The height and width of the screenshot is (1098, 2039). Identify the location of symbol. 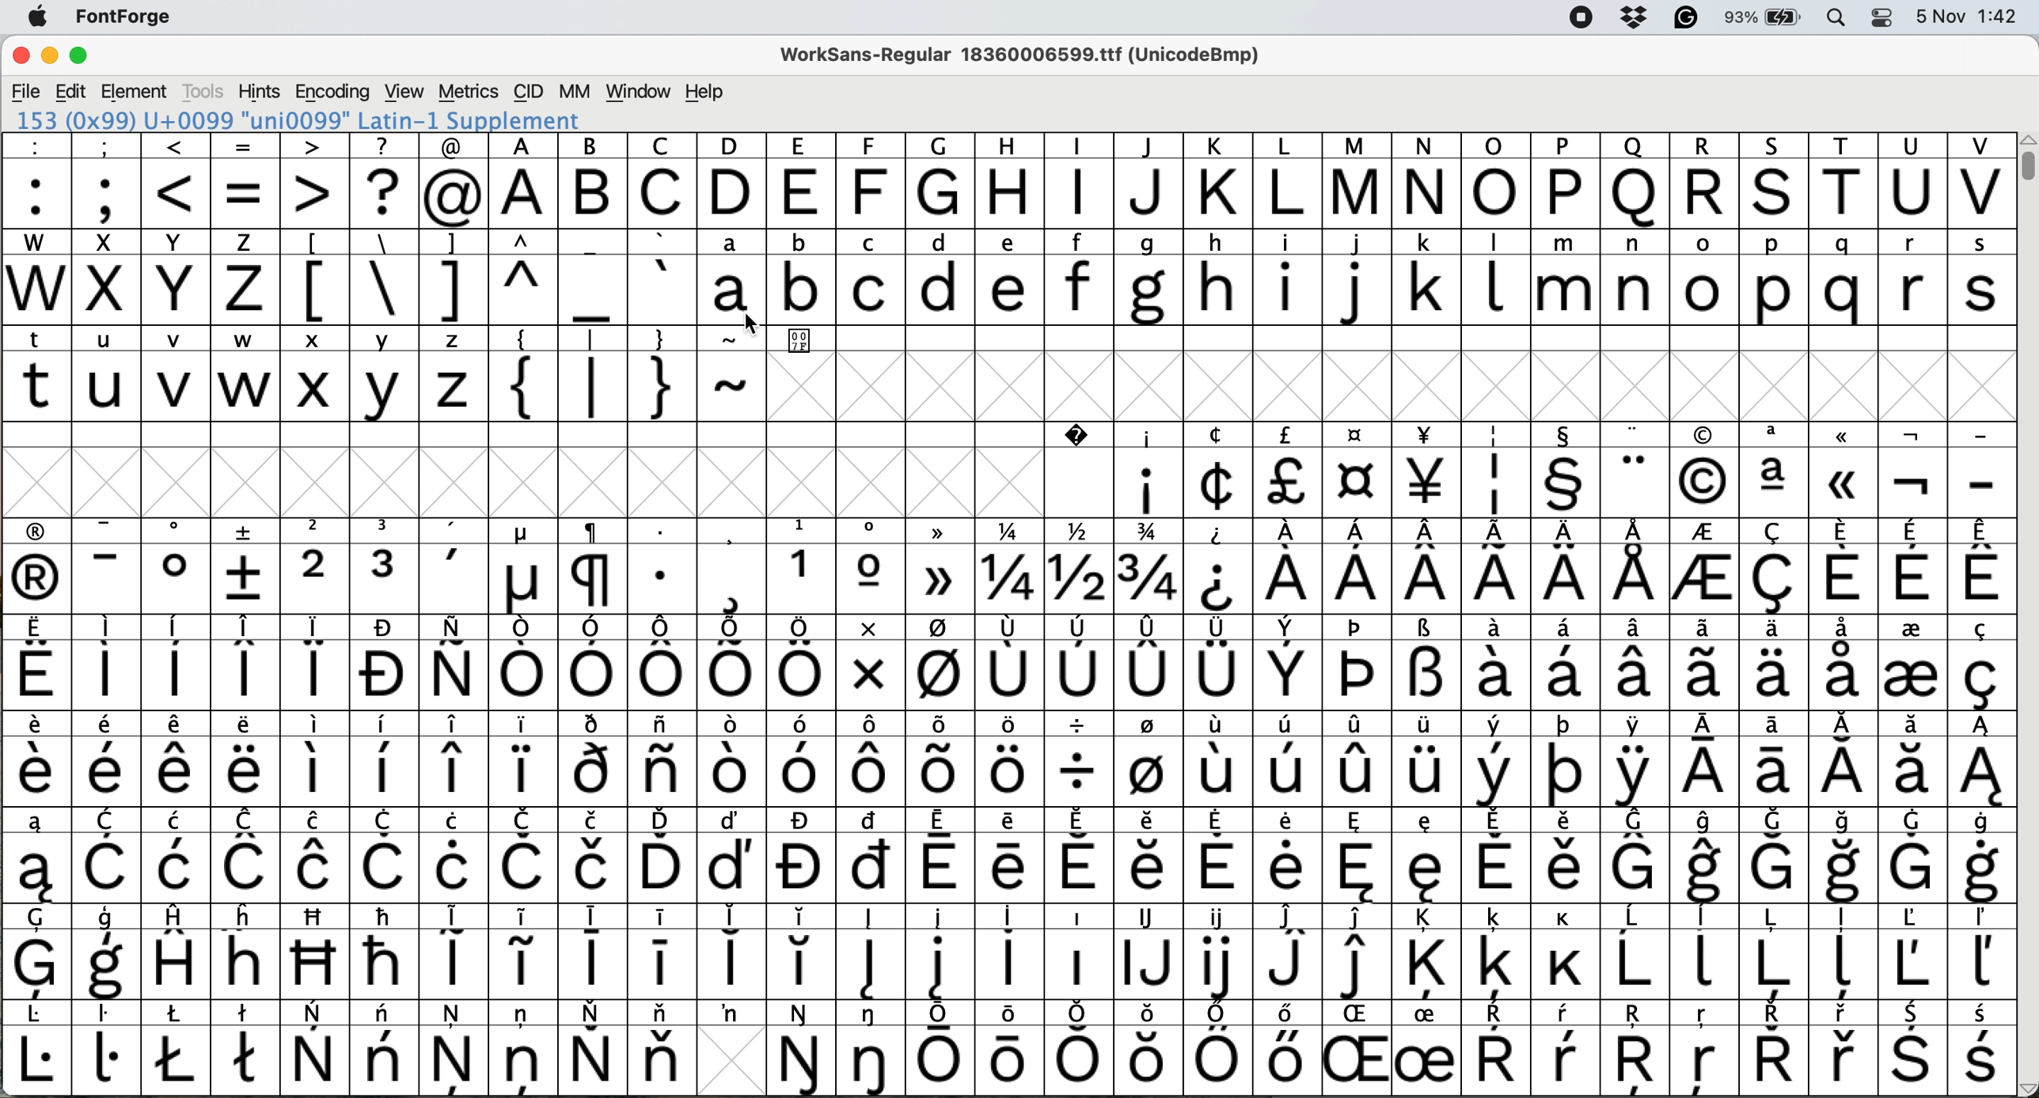
(1219, 854).